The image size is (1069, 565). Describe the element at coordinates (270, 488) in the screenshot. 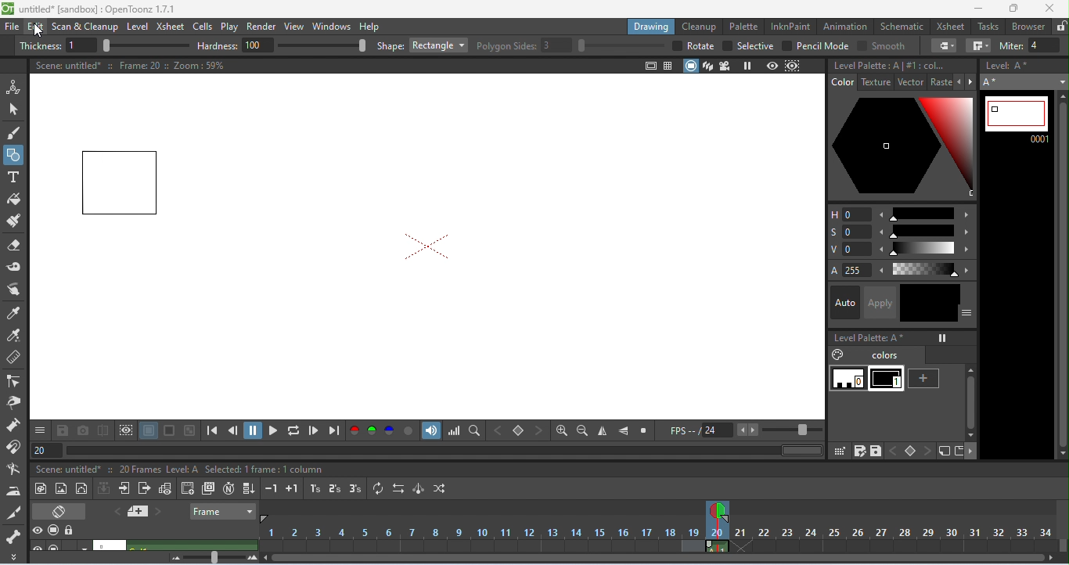

I see `decrease step` at that location.